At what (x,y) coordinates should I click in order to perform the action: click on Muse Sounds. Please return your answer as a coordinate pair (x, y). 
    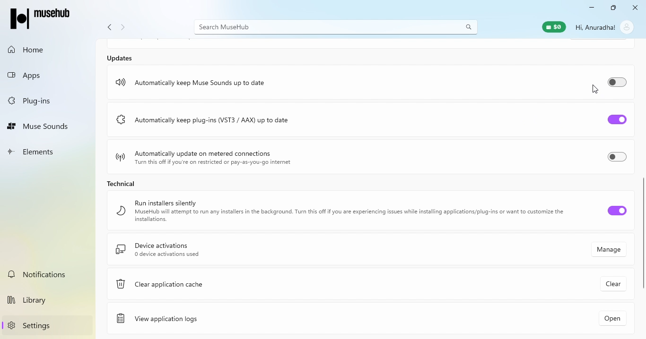
    Looking at the image, I should click on (44, 124).